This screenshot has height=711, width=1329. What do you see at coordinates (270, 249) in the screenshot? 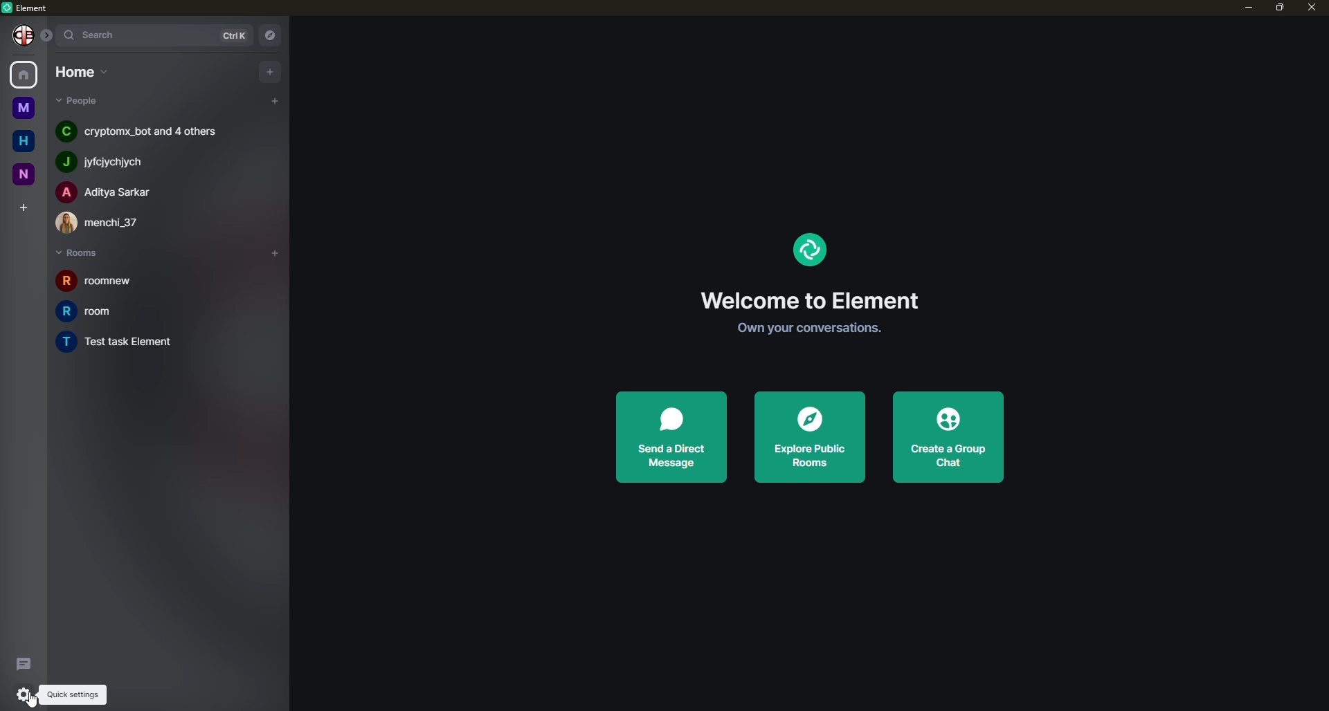
I see `add` at bounding box center [270, 249].